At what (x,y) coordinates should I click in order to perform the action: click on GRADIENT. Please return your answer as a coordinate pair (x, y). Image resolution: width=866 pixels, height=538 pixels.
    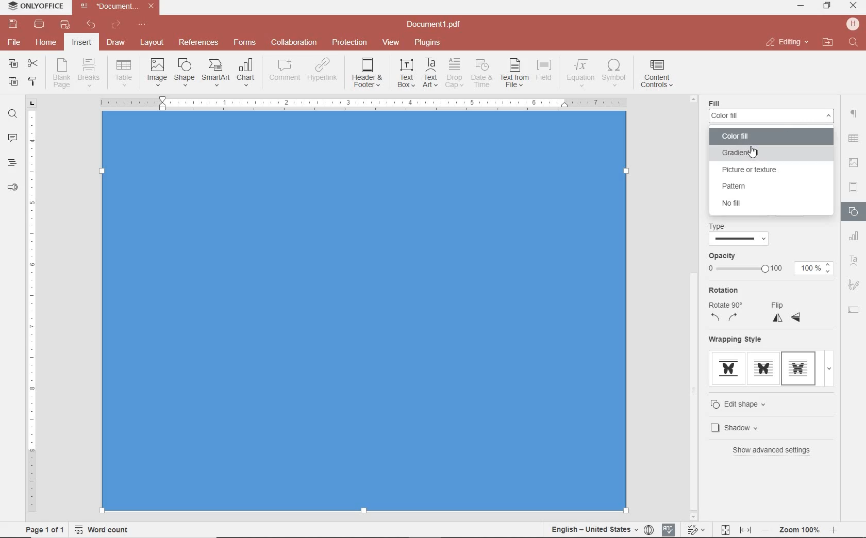
    Looking at the image, I should click on (756, 152).